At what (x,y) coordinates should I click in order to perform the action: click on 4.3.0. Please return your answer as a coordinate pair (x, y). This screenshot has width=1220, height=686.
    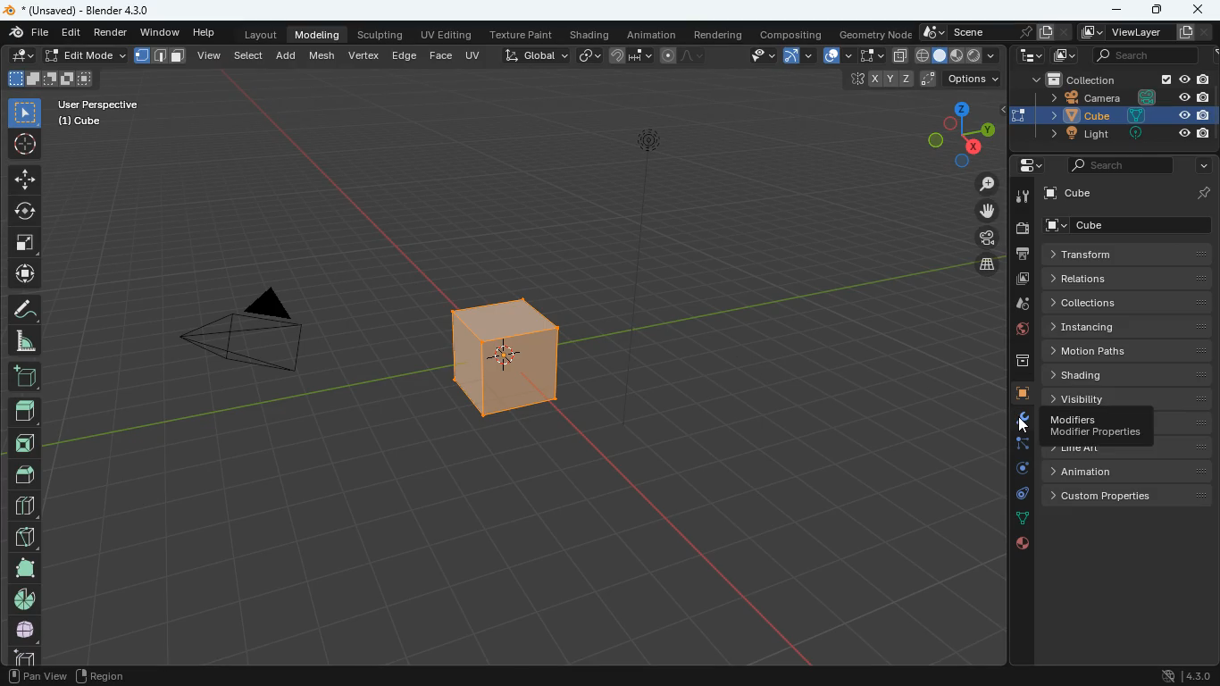
    Looking at the image, I should click on (1182, 675).